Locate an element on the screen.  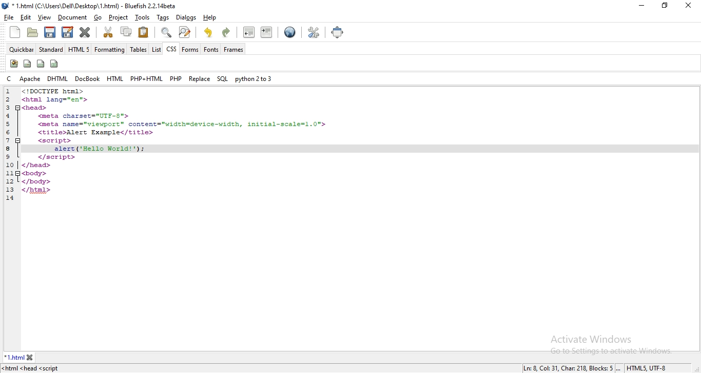
file is located at coordinates (10, 17).